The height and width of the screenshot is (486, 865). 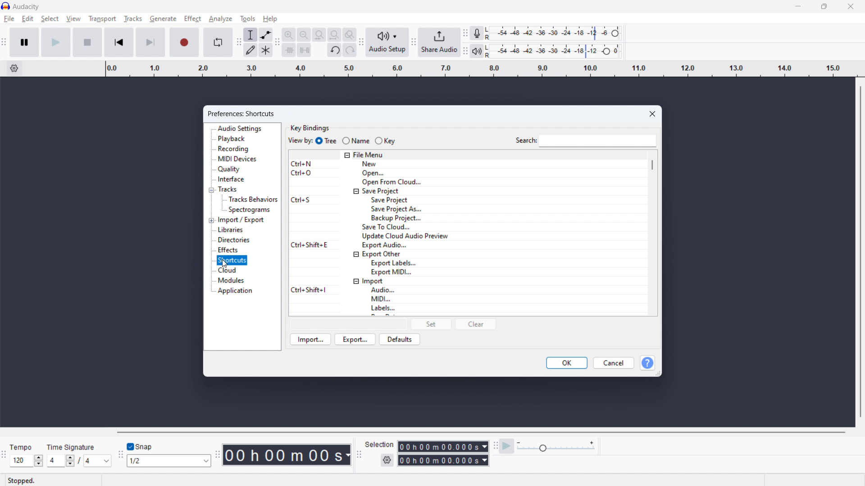 I want to click on Enables movement of time toolbar, so click(x=218, y=455).